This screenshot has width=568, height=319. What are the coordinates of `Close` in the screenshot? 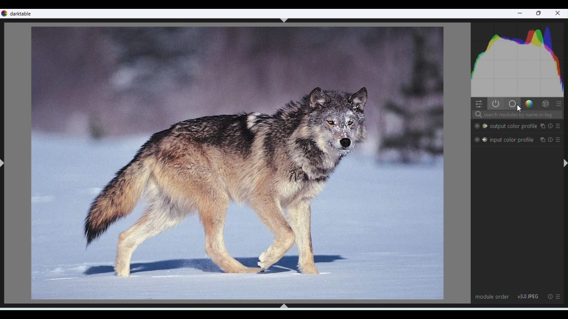 It's located at (558, 14).